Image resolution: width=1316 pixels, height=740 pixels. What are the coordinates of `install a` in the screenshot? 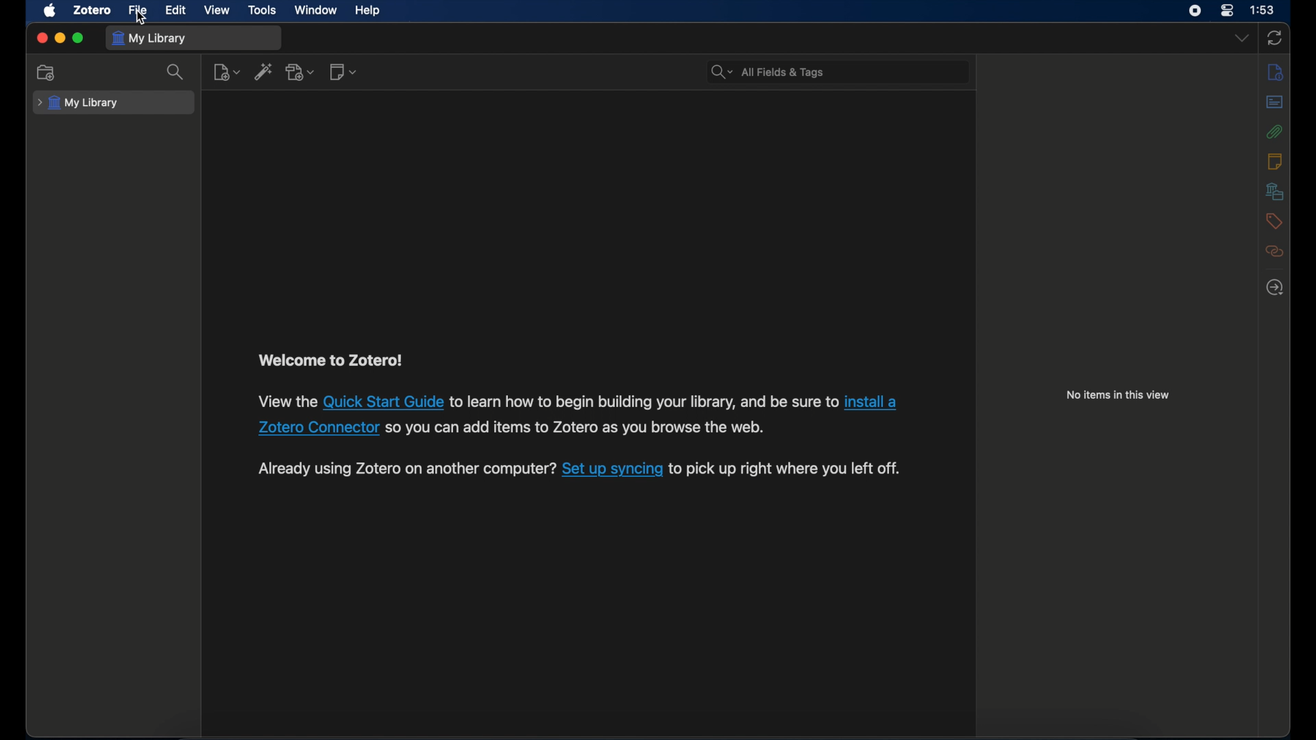 It's located at (875, 402).